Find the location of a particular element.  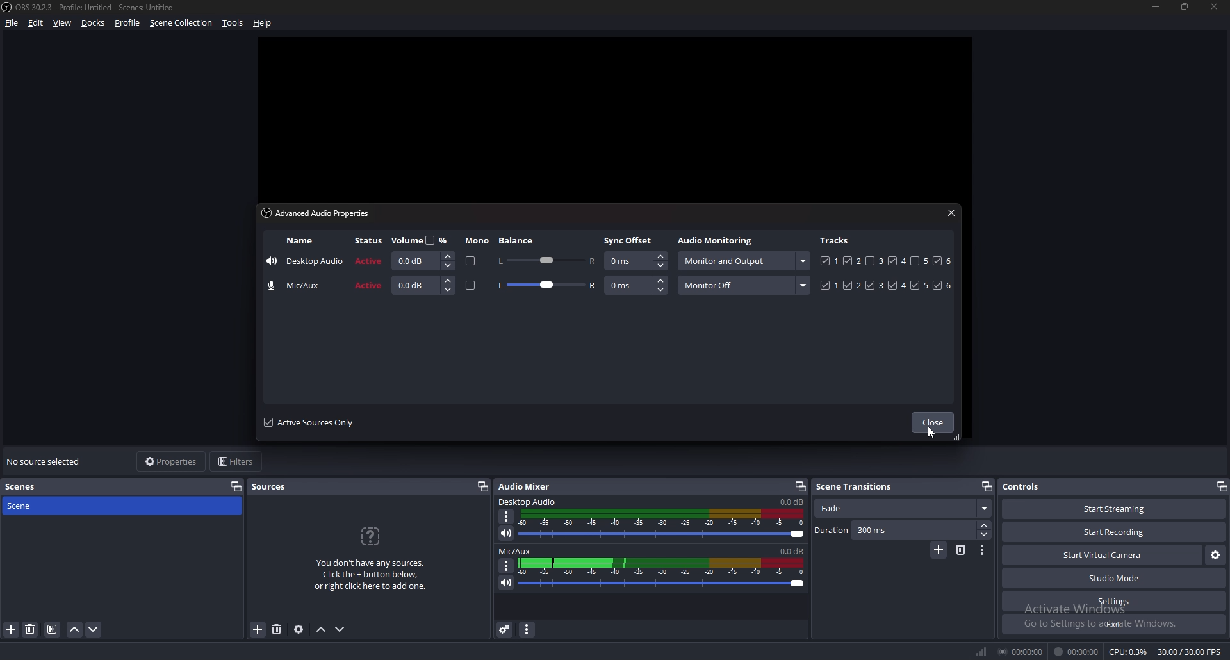

delete scene is located at coordinates (31, 630).